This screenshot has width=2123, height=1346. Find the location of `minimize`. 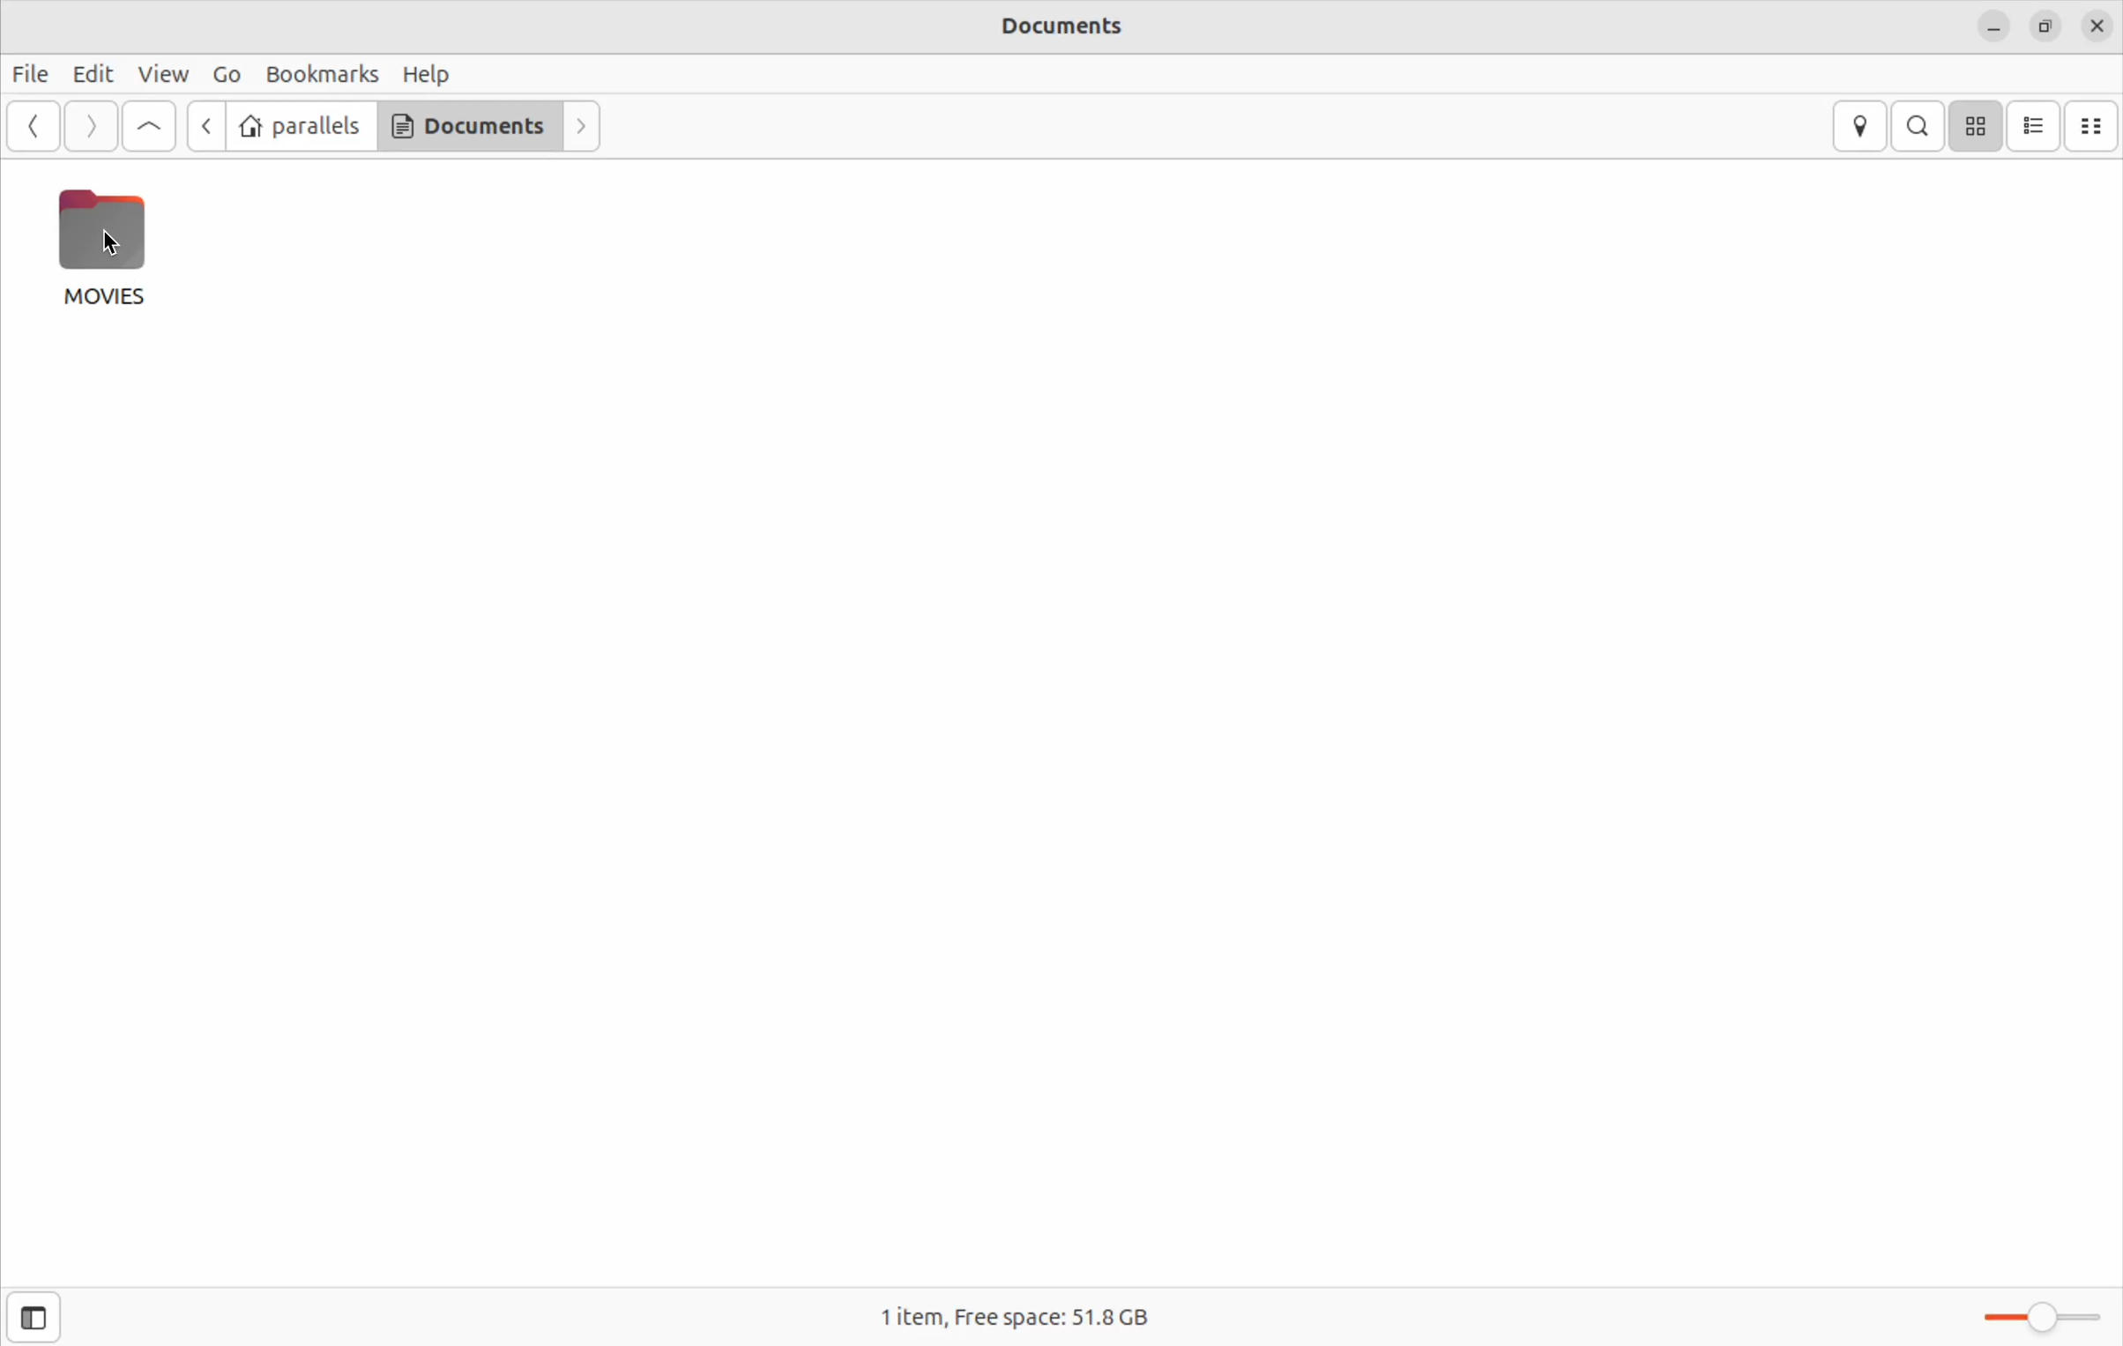

minimize is located at coordinates (1993, 24).